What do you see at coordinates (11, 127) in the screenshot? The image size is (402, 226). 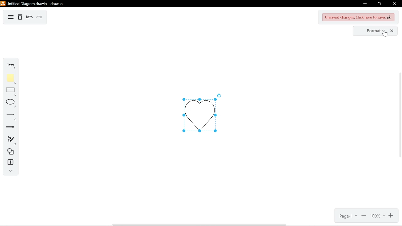 I see `arrows` at bounding box center [11, 127].